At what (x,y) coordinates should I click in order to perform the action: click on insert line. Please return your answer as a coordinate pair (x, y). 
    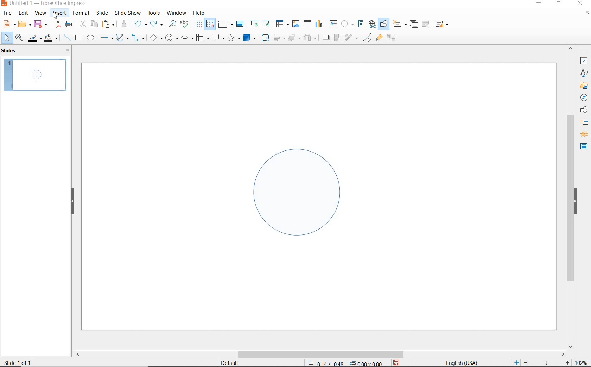
    Looking at the image, I should click on (66, 38).